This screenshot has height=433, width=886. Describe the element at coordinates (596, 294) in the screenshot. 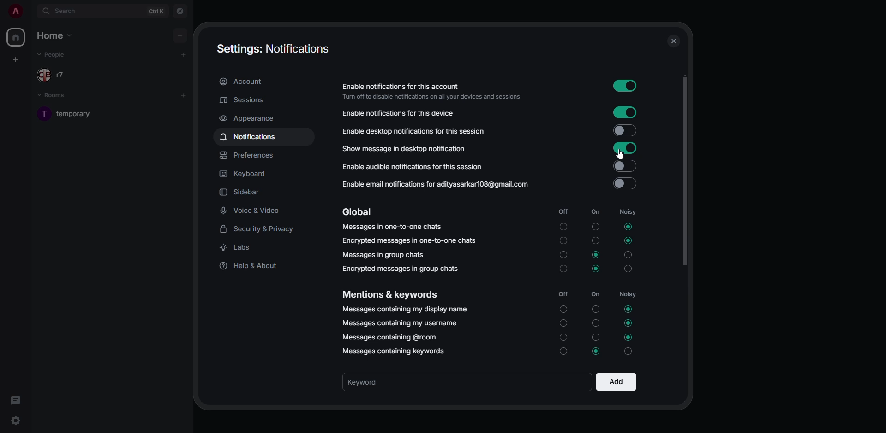

I see `on` at that location.